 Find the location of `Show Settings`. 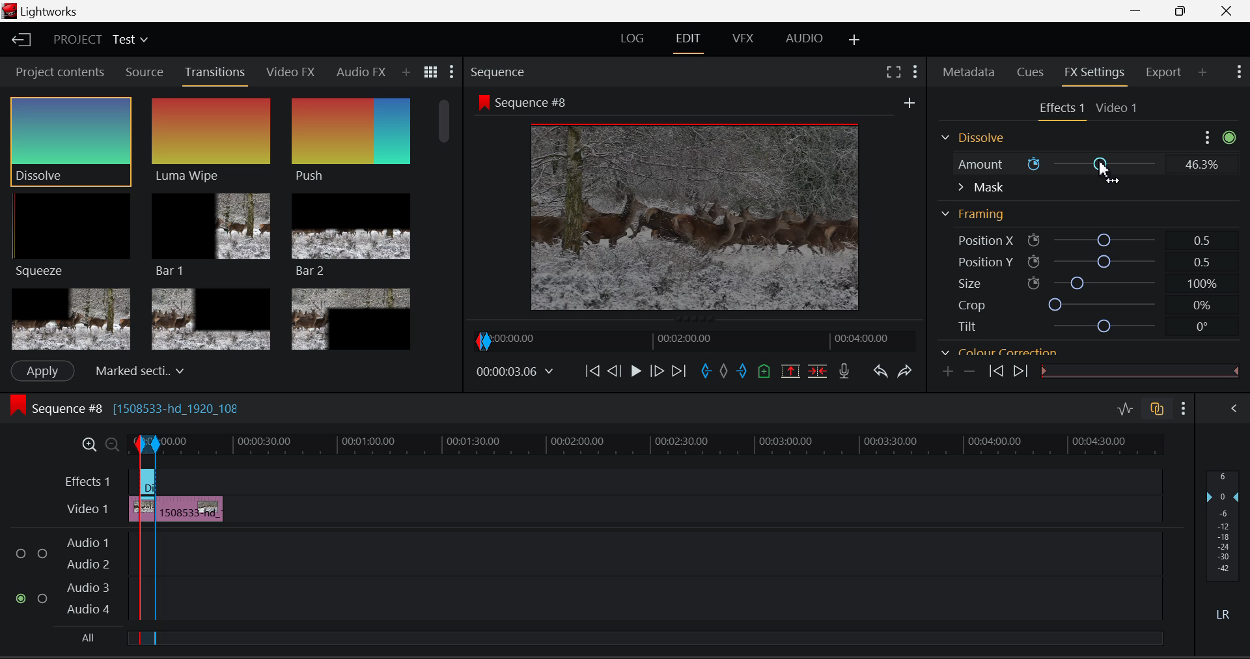

Show Settings is located at coordinates (1184, 408).